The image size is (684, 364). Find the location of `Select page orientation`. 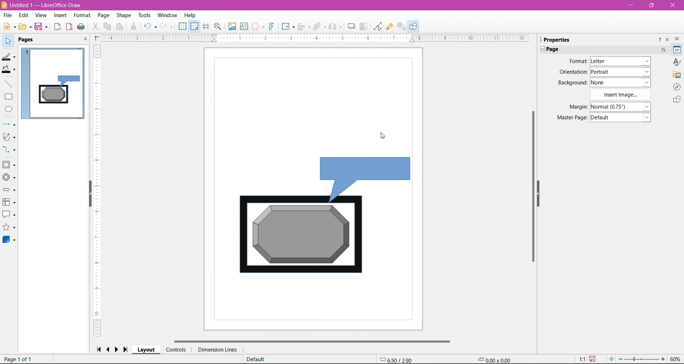

Select page orientation is located at coordinates (622, 71).